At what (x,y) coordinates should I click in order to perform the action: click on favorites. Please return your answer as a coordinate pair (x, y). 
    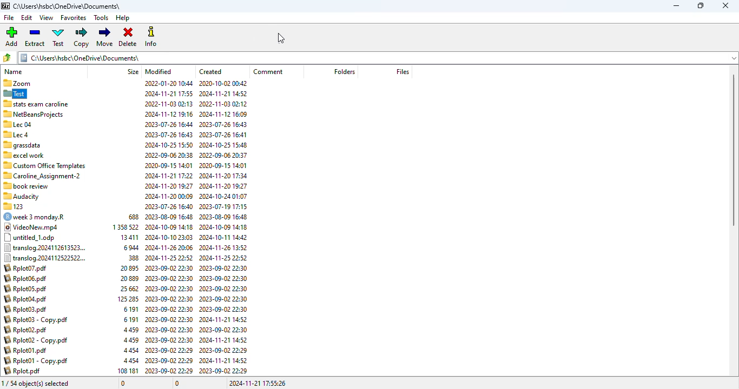
    Looking at the image, I should click on (73, 18).